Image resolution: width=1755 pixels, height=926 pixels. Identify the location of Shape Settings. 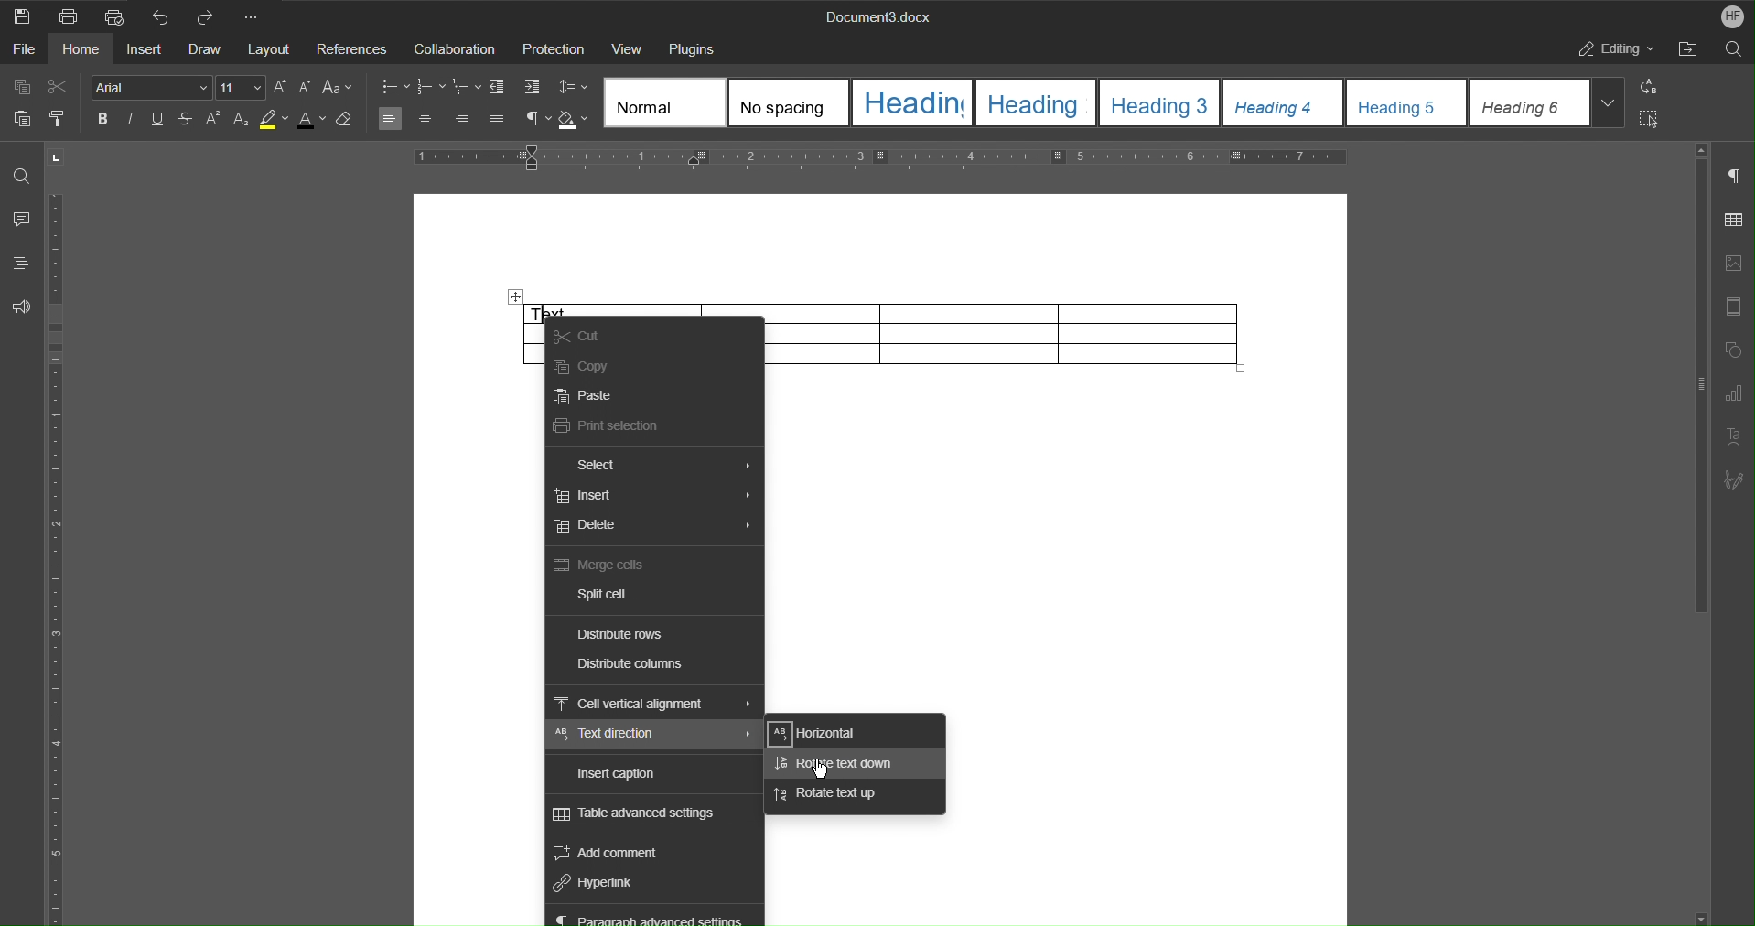
(1735, 348).